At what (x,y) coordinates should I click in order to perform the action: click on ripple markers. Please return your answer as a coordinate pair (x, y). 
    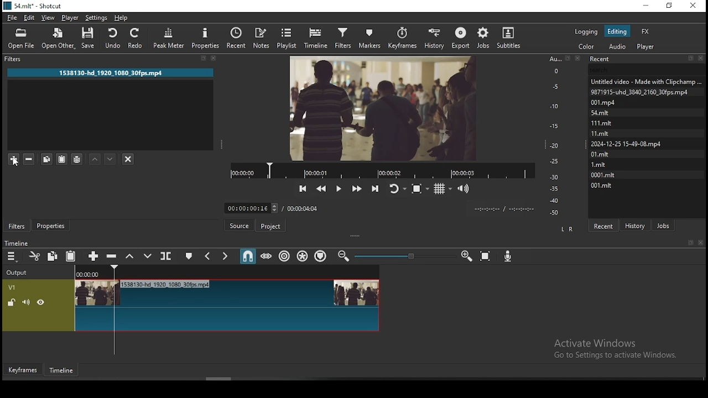
    Looking at the image, I should click on (321, 255).